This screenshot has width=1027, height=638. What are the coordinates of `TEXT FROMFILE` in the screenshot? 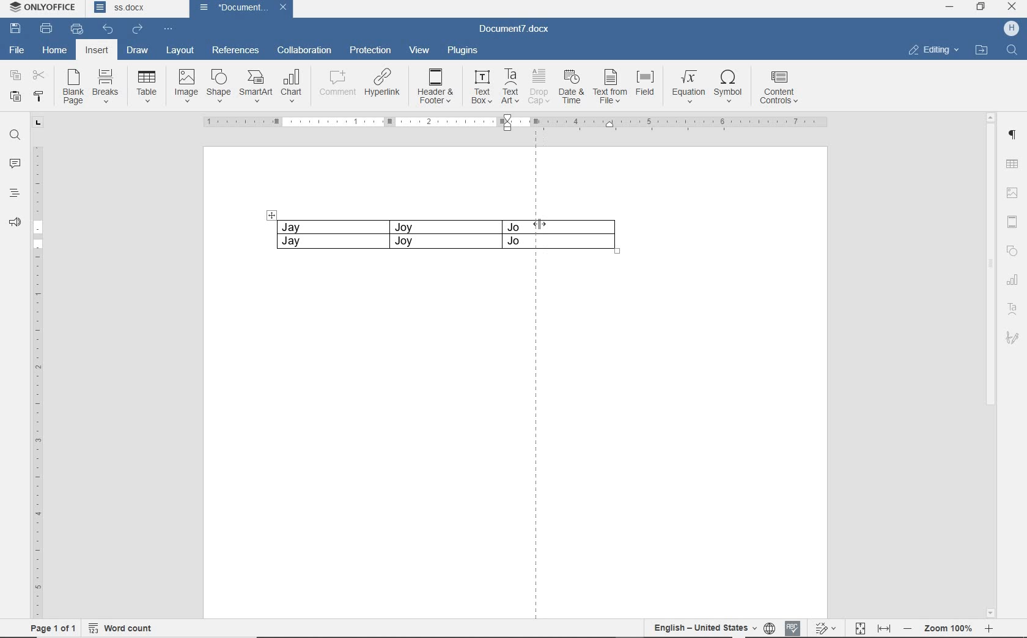 It's located at (609, 86).